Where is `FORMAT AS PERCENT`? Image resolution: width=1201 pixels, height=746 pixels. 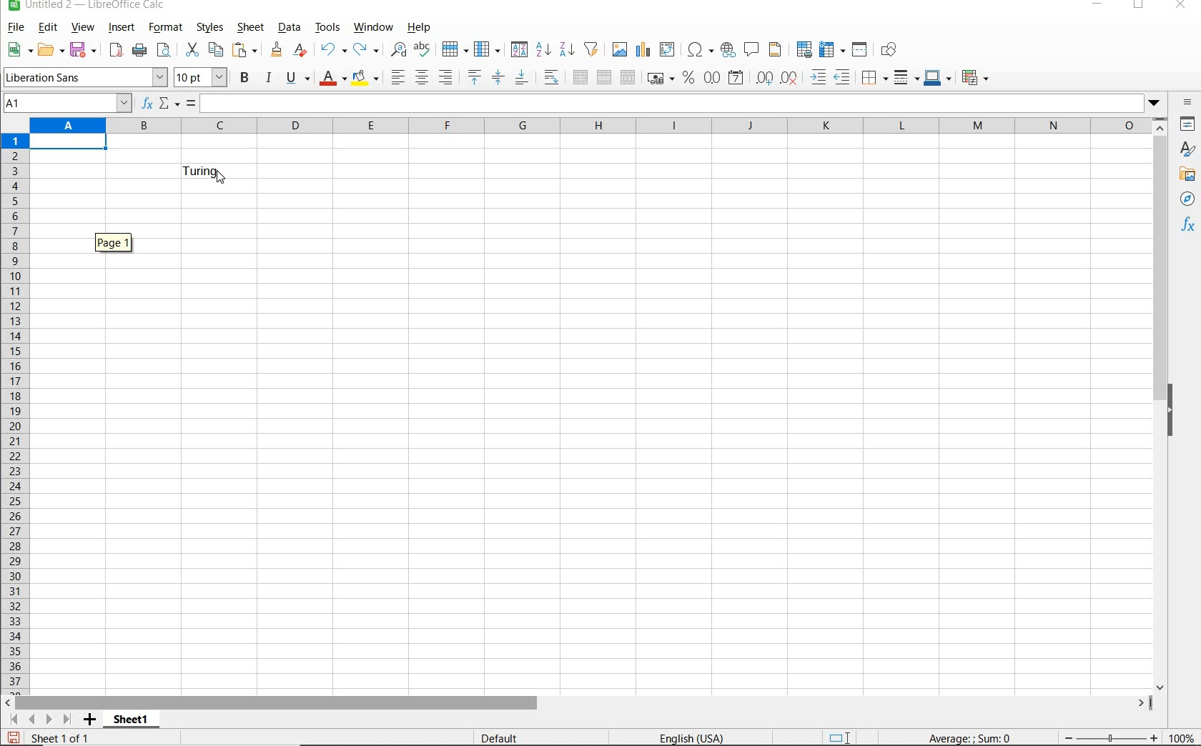 FORMAT AS PERCENT is located at coordinates (689, 79).